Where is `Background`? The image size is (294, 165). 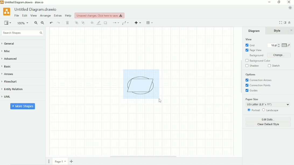
Background is located at coordinates (255, 56).